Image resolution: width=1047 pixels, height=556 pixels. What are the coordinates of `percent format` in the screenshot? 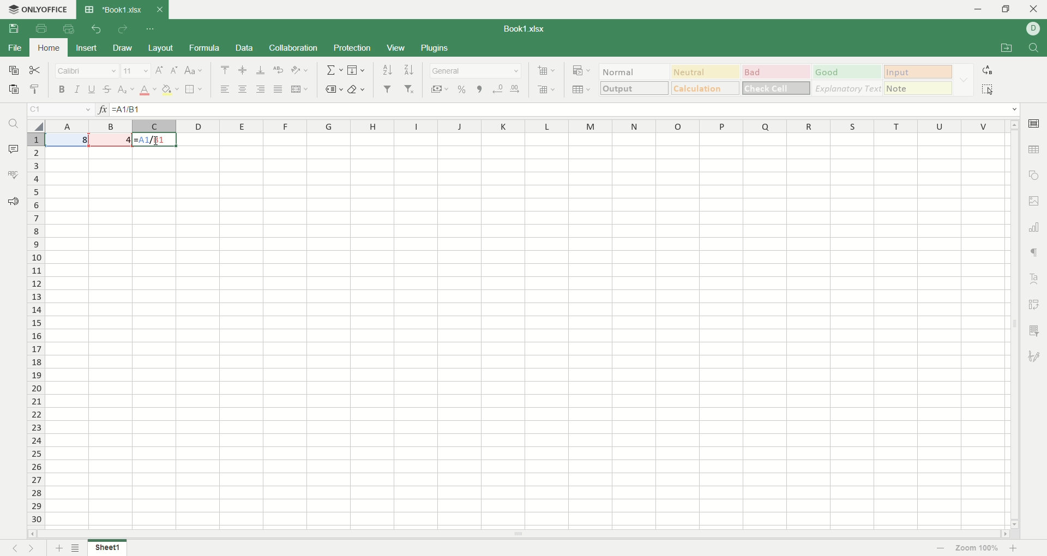 It's located at (464, 89).